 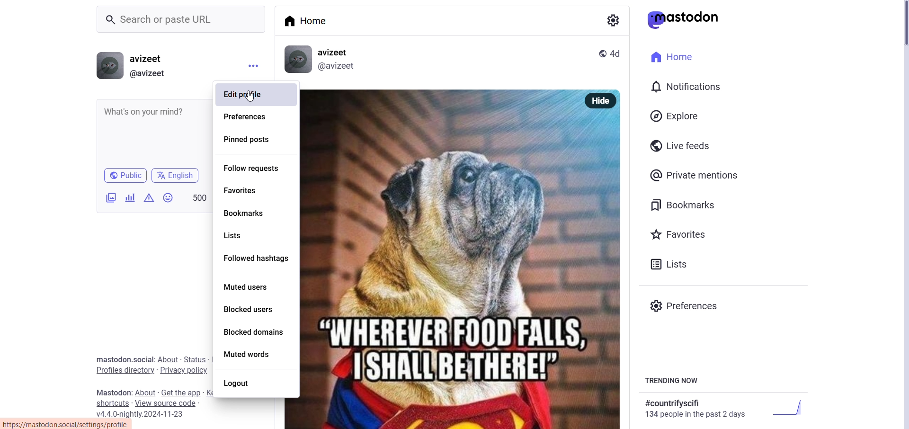 I want to click on live feed, so click(x=683, y=145).